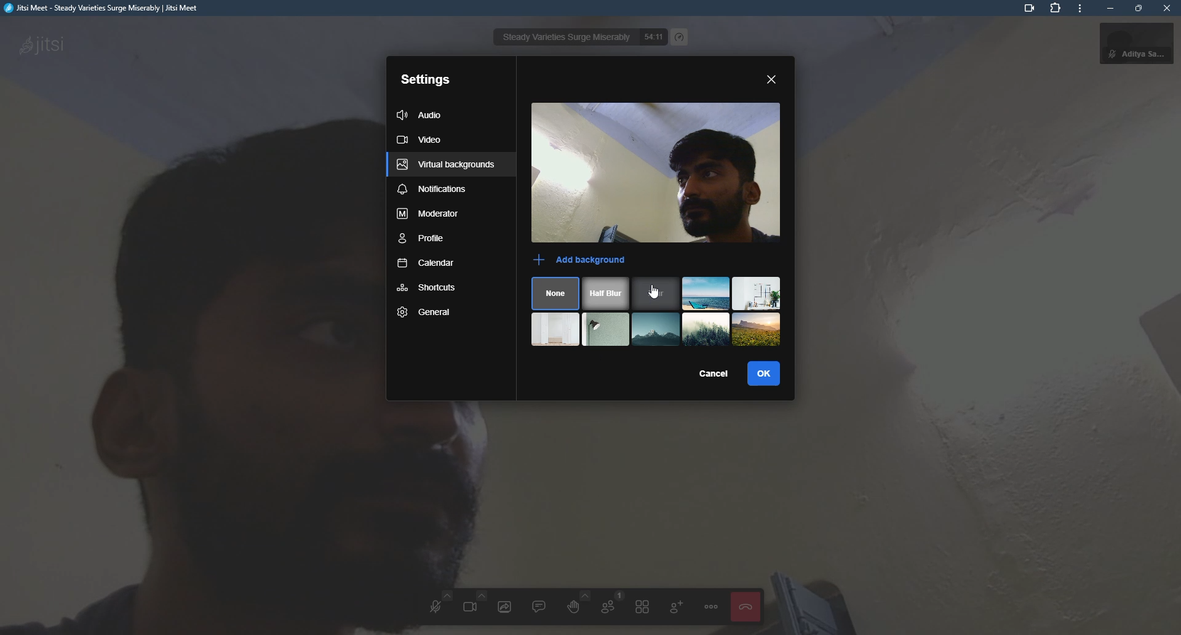 Image resolution: width=1181 pixels, height=635 pixels. What do you see at coordinates (539, 605) in the screenshot?
I see `open chat` at bounding box center [539, 605].